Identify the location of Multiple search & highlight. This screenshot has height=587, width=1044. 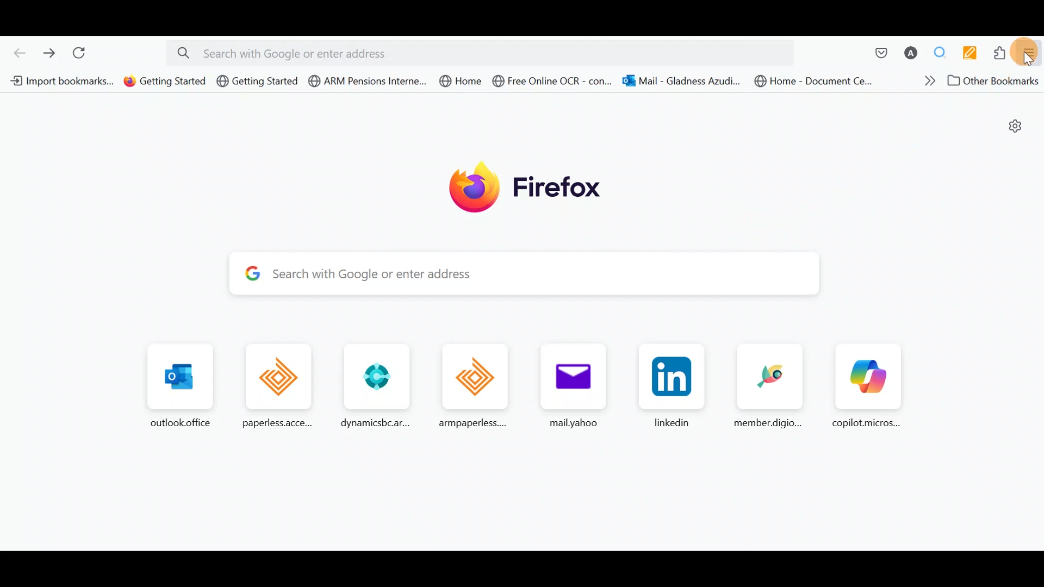
(936, 54).